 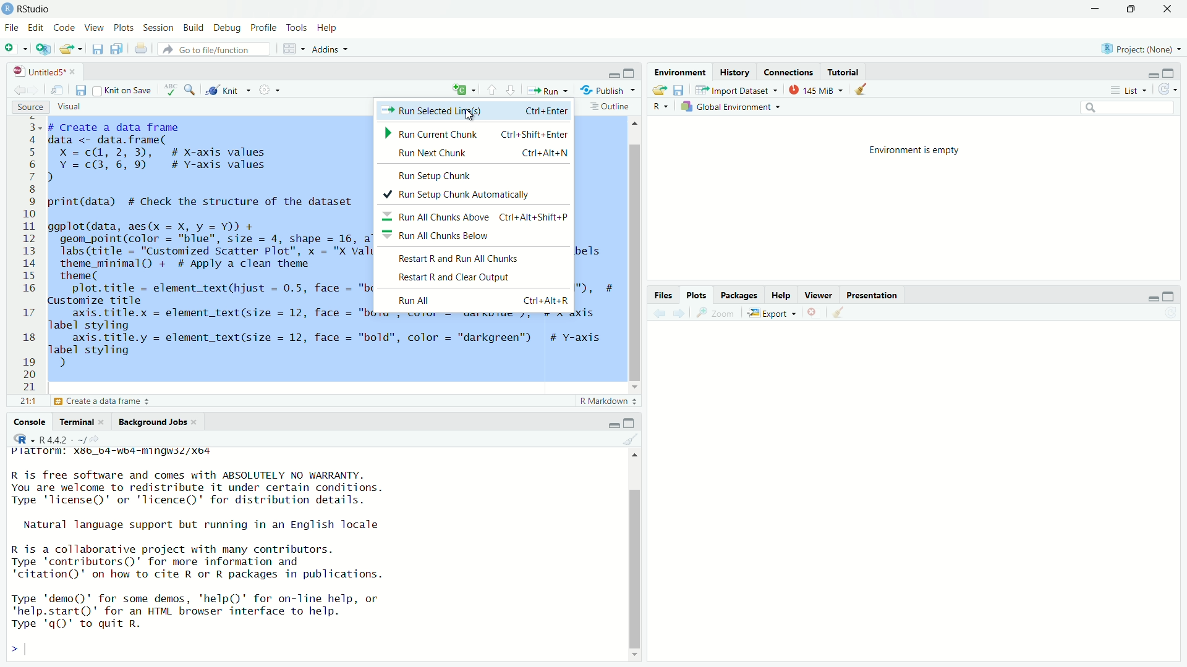 What do you see at coordinates (192, 91) in the screenshot?
I see `Find/replace` at bounding box center [192, 91].